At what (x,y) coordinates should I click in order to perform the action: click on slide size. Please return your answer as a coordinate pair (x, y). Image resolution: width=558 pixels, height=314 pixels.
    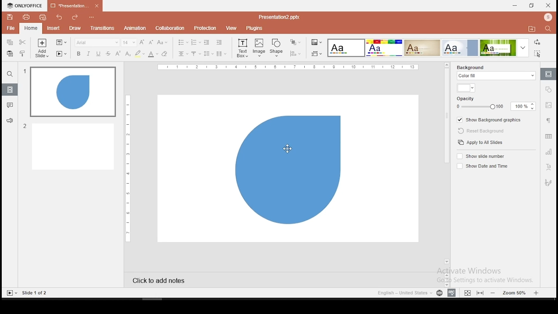
    Looking at the image, I should click on (316, 54).